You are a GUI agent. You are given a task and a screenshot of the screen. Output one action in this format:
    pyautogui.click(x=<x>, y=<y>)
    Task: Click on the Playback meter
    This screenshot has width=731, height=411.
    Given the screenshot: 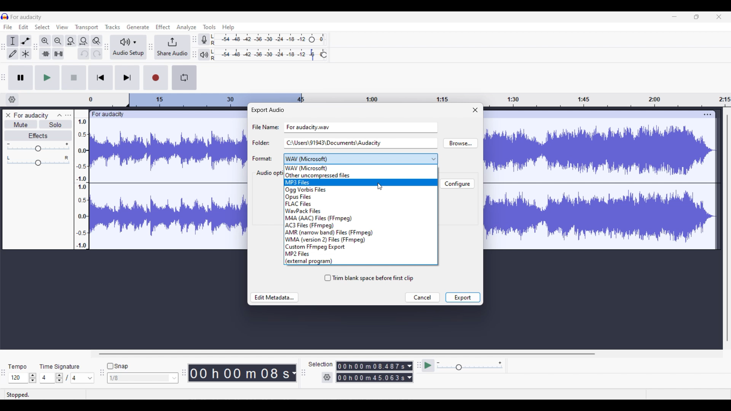 What is the action you would take?
    pyautogui.click(x=204, y=55)
    